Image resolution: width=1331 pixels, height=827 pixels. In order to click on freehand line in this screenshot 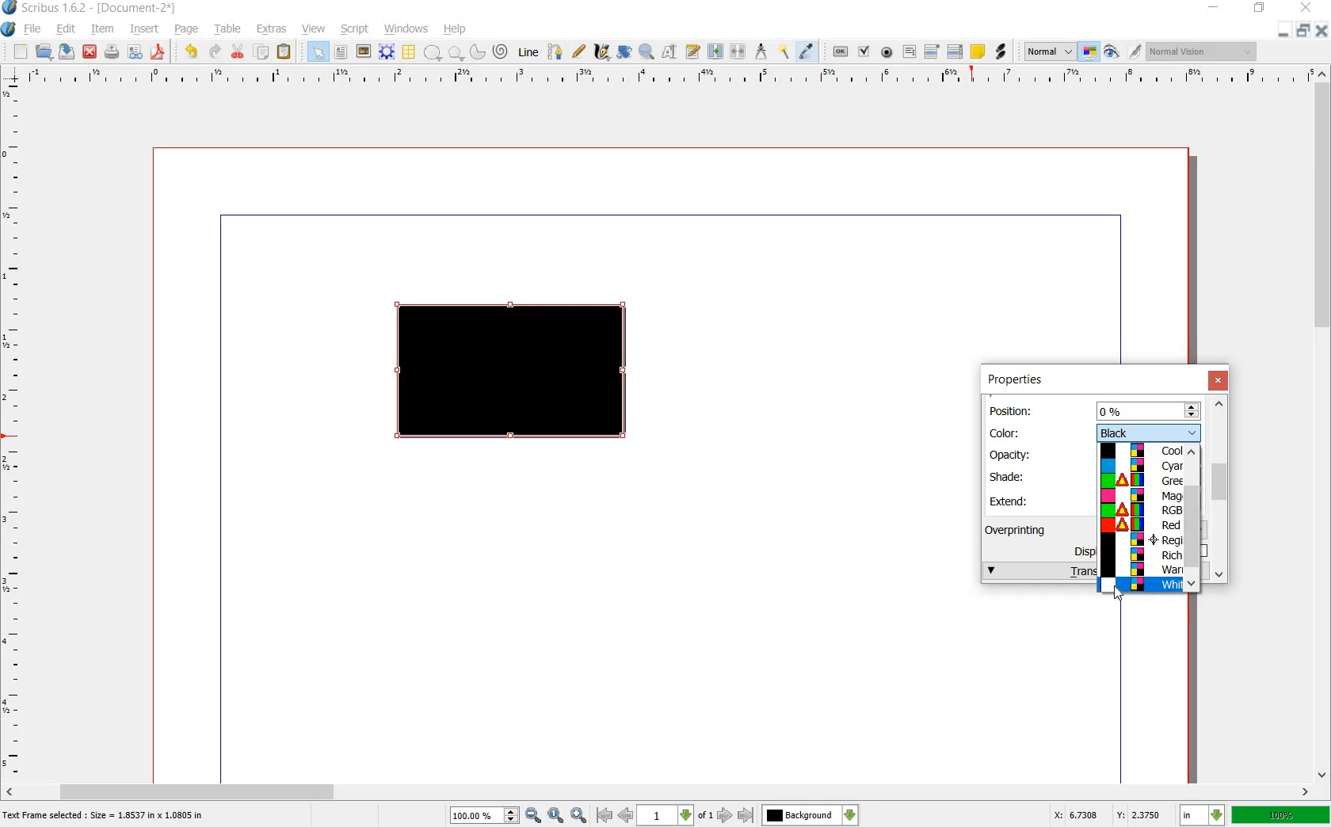, I will do `click(578, 51)`.